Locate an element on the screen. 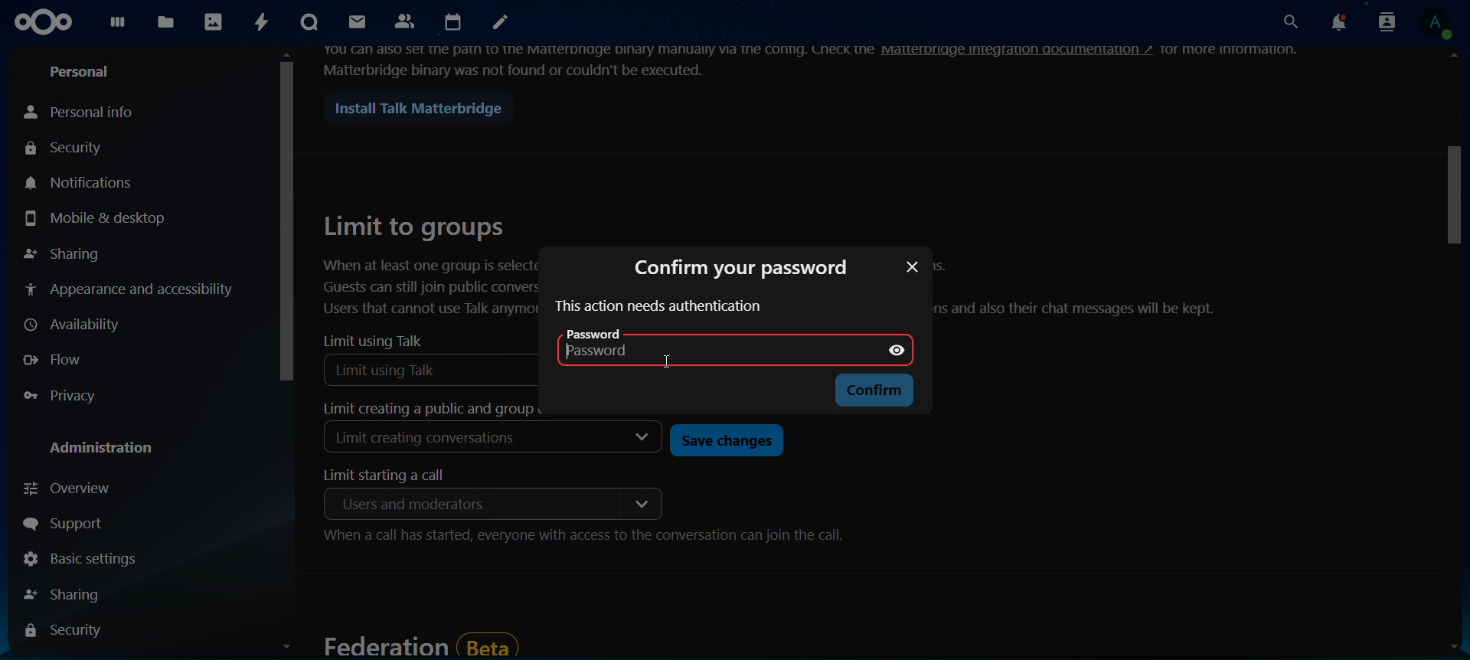 The width and height of the screenshot is (1470, 660). activity is located at coordinates (263, 21).